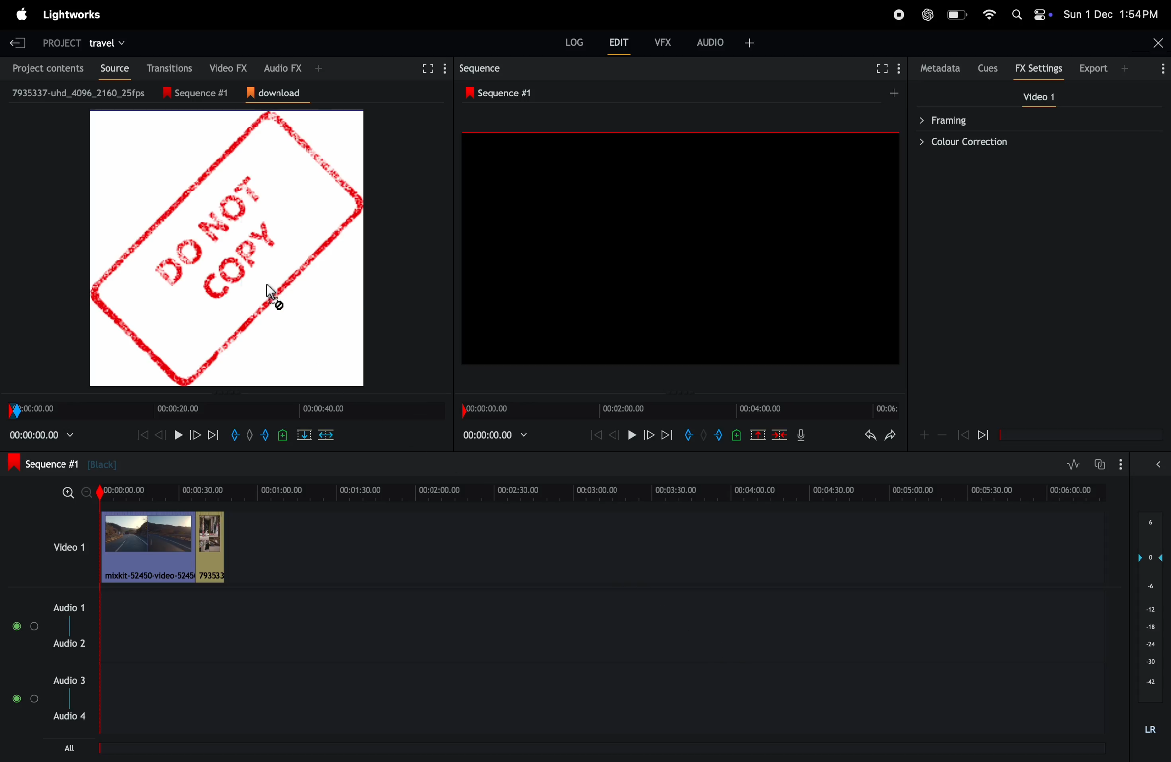 The image size is (1171, 762). What do you see at coordinates (1032, 142) in the screenshot?
I see `colour correction` at bounding box center [1032, 142].